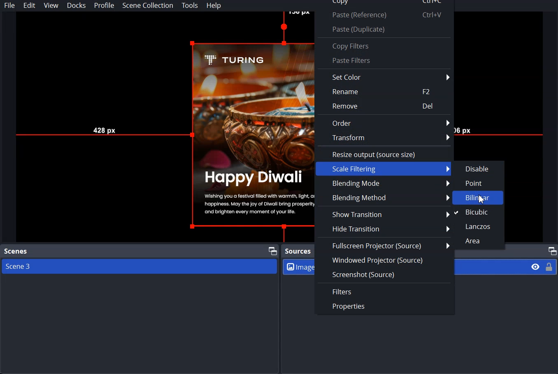  Describe the element at coordinates (549, 266) in the screenshot. I see `Lock` at that location.